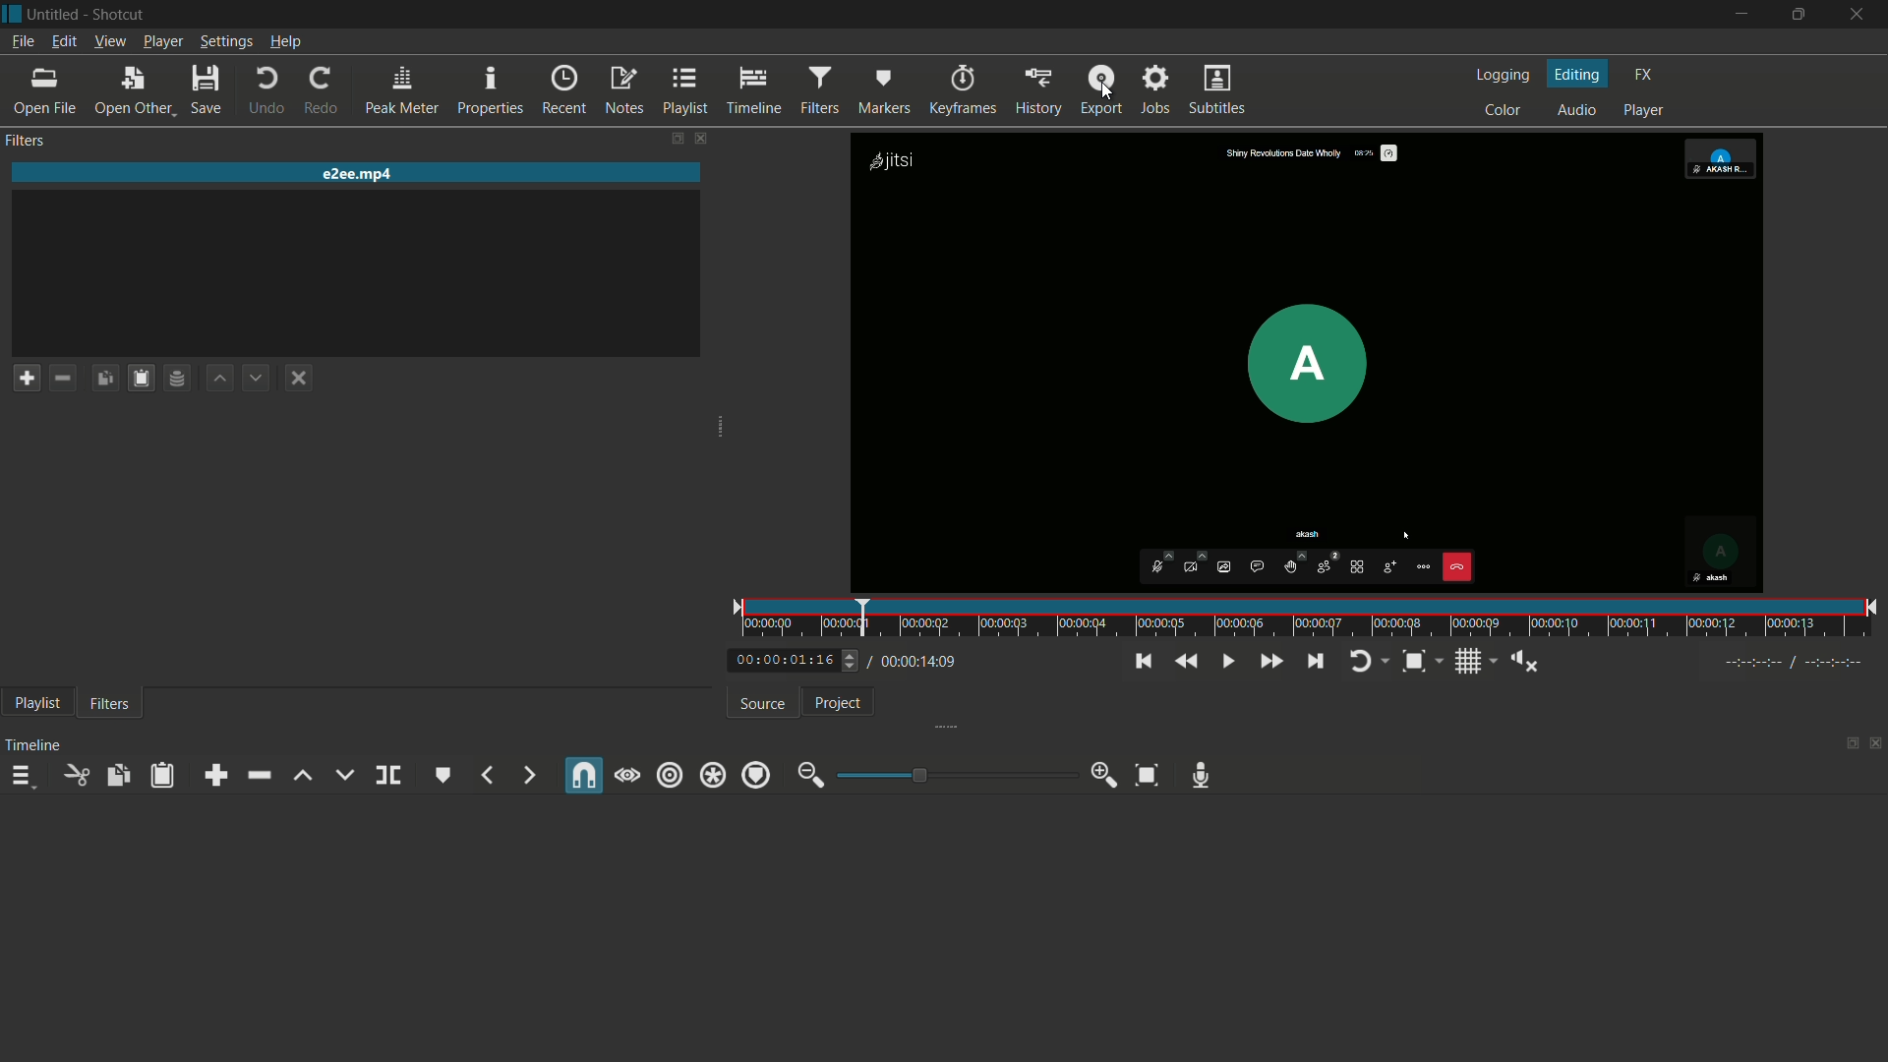 The image size is (1888, 1062). Describe the element at coordinates (37, 743) in the screenshot. I see `Timeline` at that location.